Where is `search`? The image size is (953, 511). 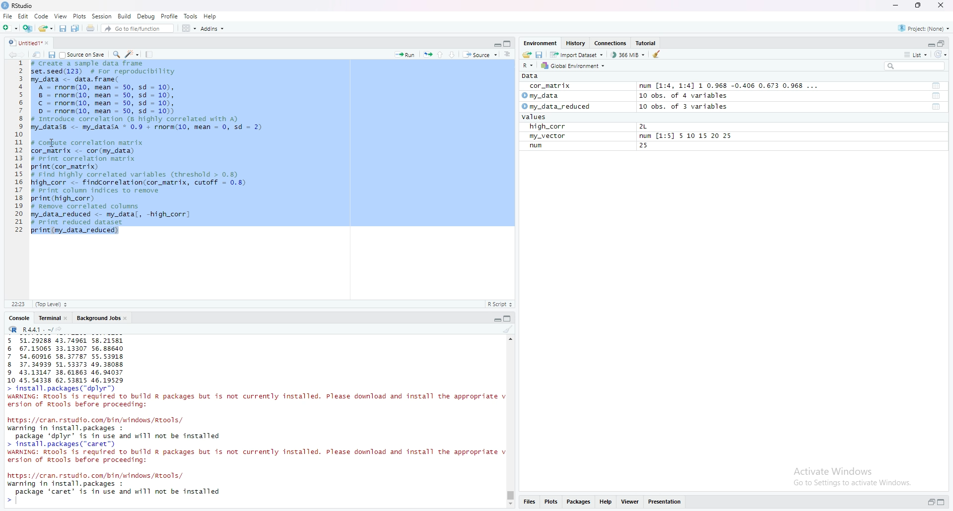
search is located at coordinates (117, 55).